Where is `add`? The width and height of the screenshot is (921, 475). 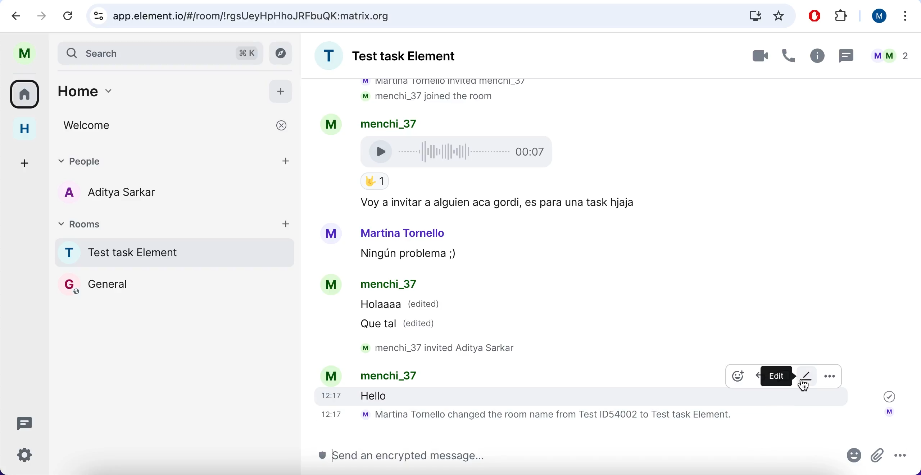
add is located at coordinates (281, 92).